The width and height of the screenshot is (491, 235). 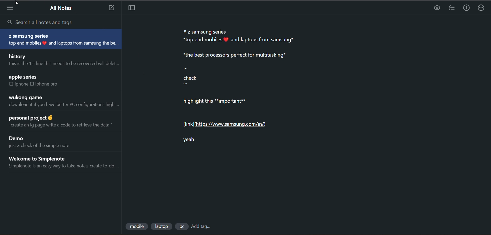 What do you see at coordinates (111, 8) in the screenshot?
I see `add new note` at bounding box center [111, 8].